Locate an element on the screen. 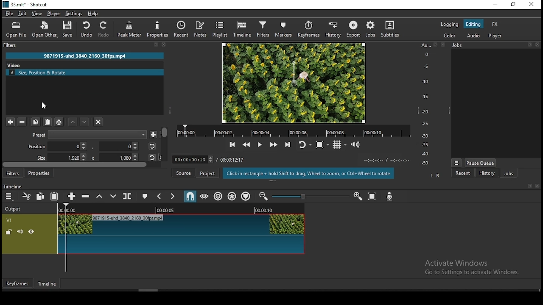  -5 is located at coordinates (427, 66).